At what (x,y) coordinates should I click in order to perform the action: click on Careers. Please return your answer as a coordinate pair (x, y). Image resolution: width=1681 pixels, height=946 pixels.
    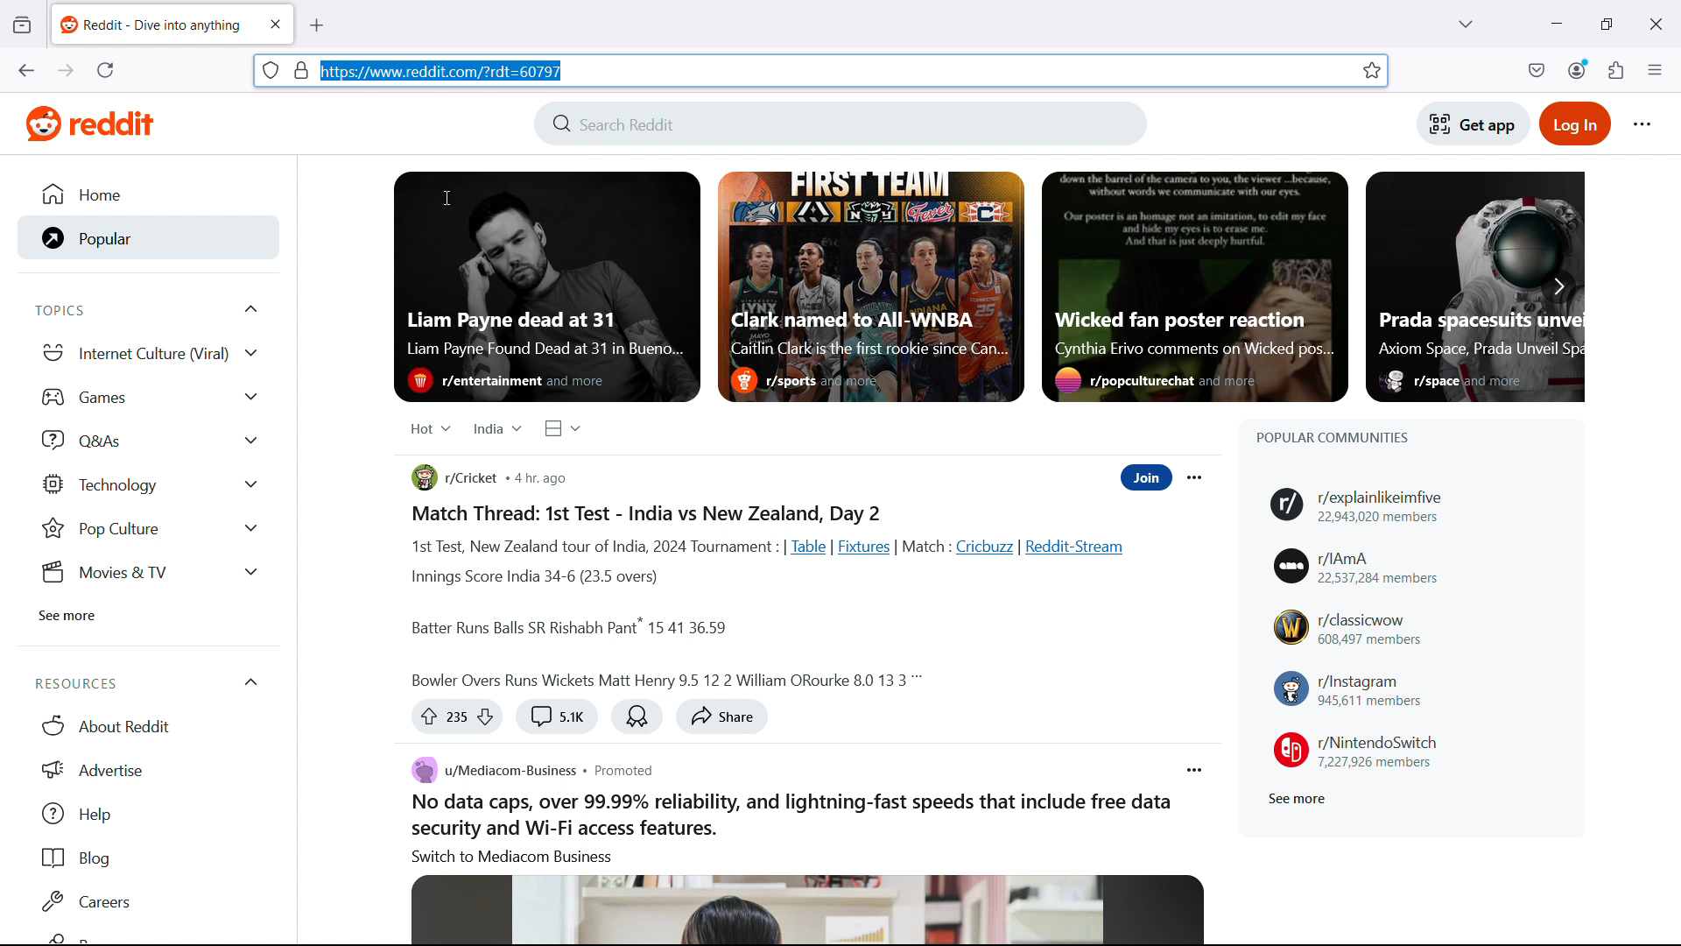
    Looking at the image, I should click on (145, 902).